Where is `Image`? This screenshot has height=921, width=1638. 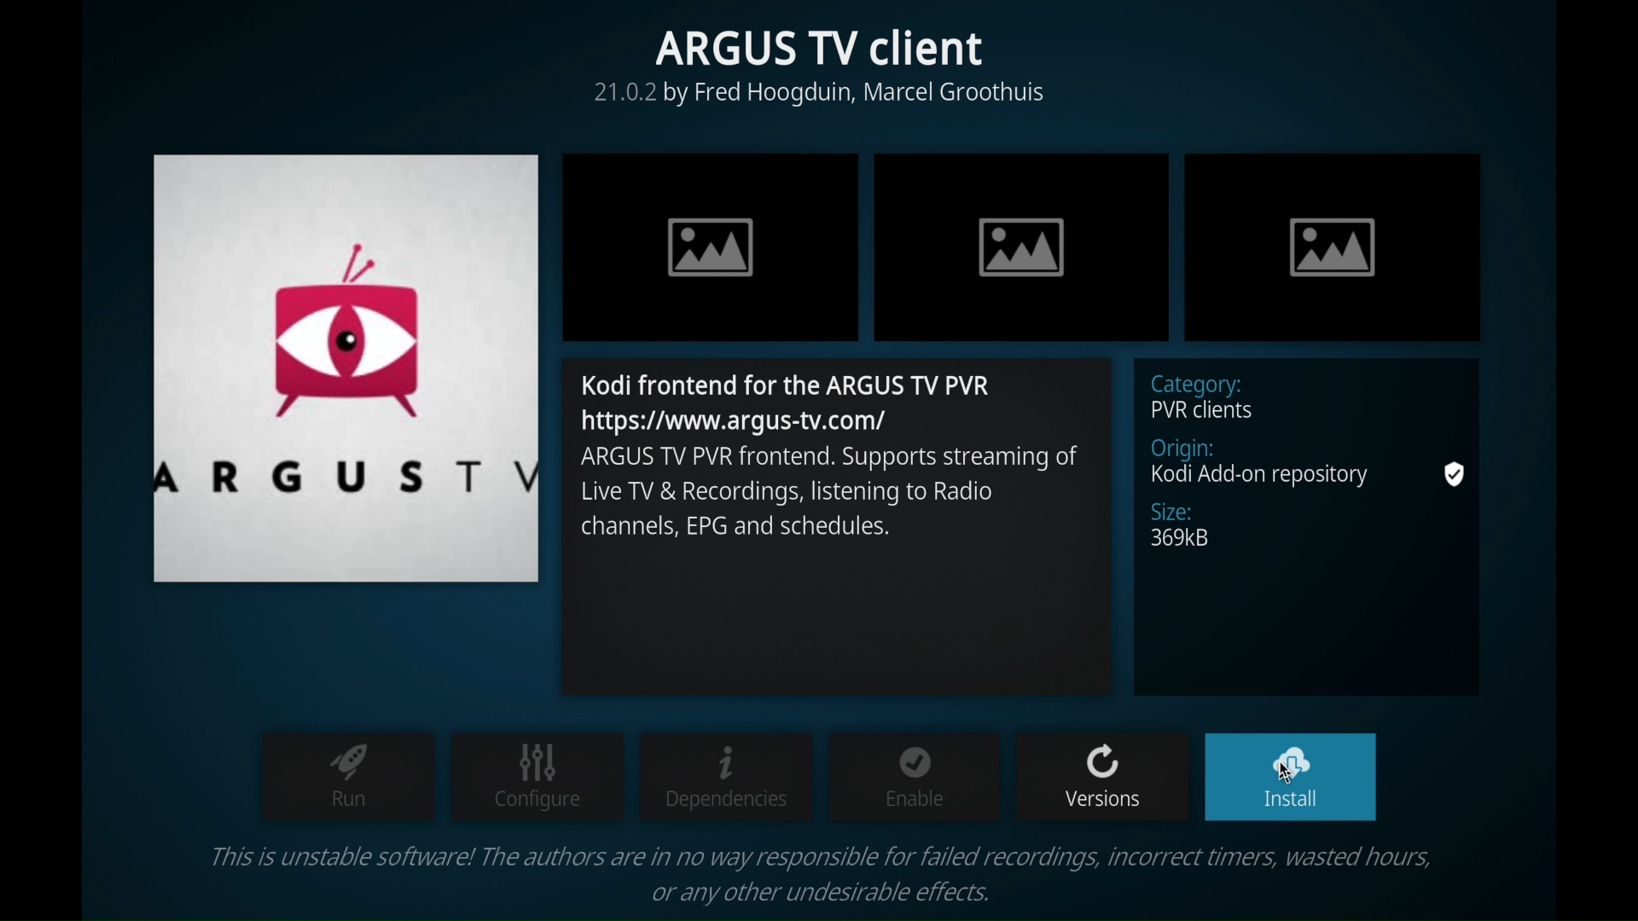
Image is located at coordinates (712, 249).